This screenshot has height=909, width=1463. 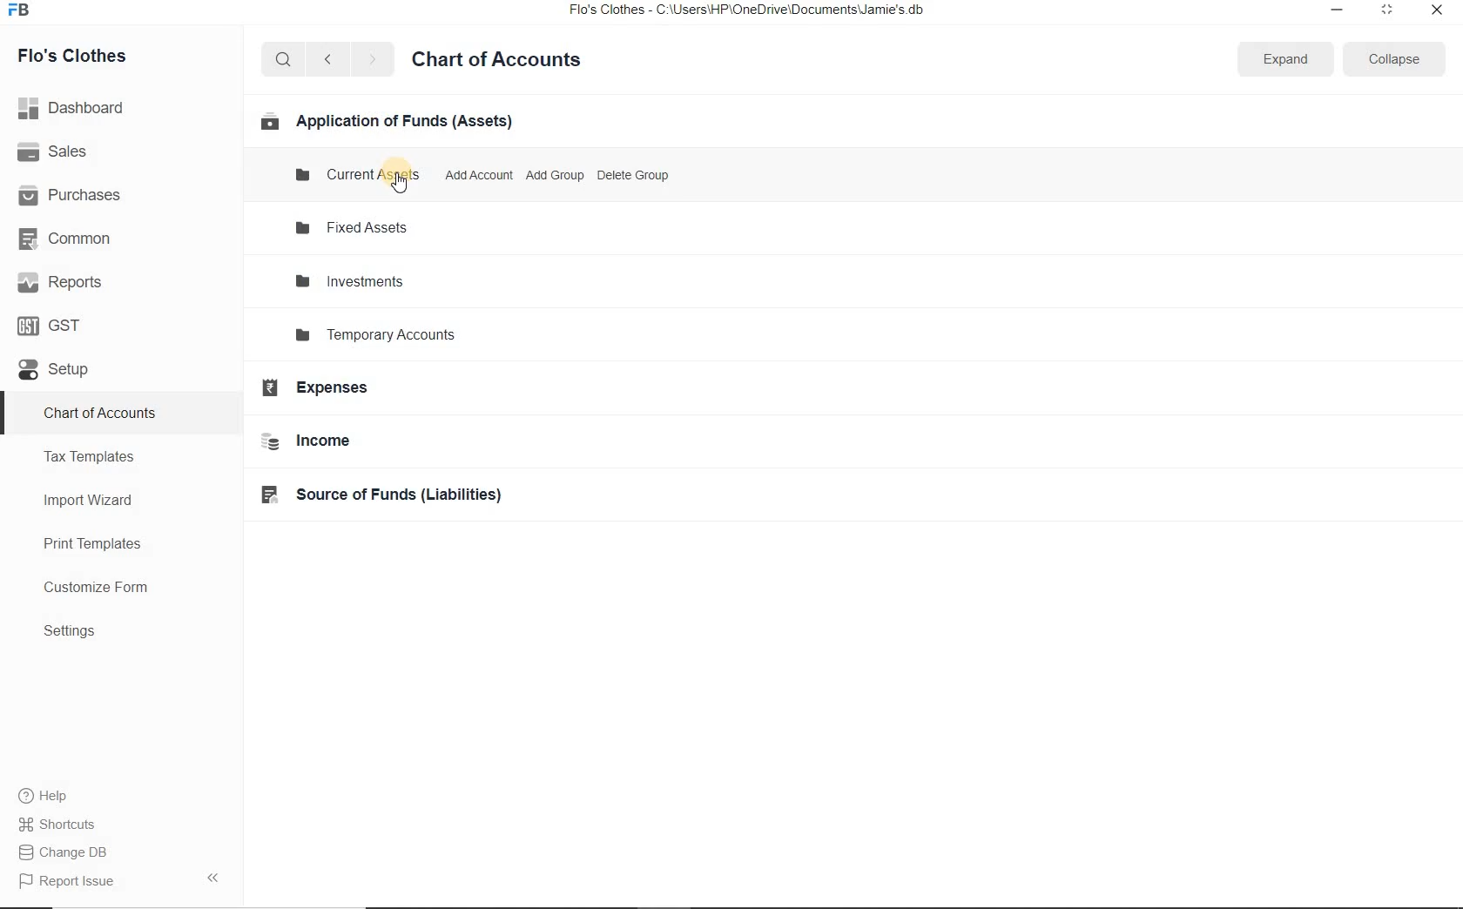 What do you see at coordinates (1393, 58) in the screenshot?
I see `Collapse` at bounding box center [1393, 58].